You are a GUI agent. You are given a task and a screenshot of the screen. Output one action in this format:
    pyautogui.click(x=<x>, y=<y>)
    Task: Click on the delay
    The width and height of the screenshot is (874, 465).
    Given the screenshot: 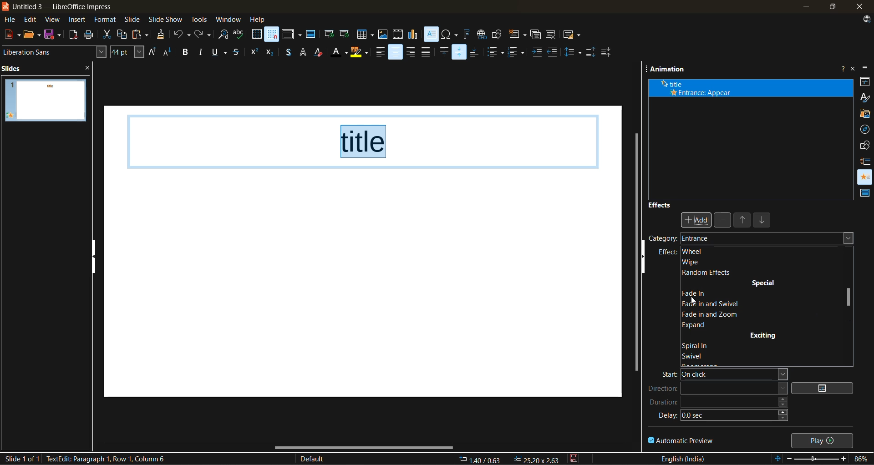 What is the action you would take?
    pyautogui.click(x=724, y=418)
    